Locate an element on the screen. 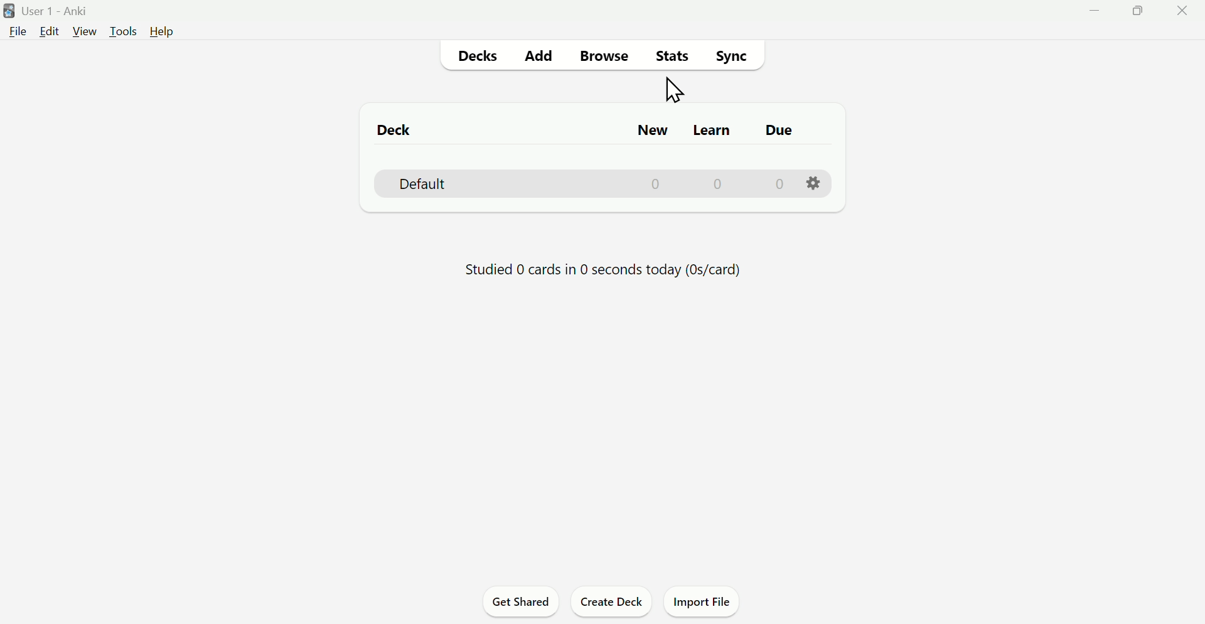  0 is located at coordinates (656, 183).